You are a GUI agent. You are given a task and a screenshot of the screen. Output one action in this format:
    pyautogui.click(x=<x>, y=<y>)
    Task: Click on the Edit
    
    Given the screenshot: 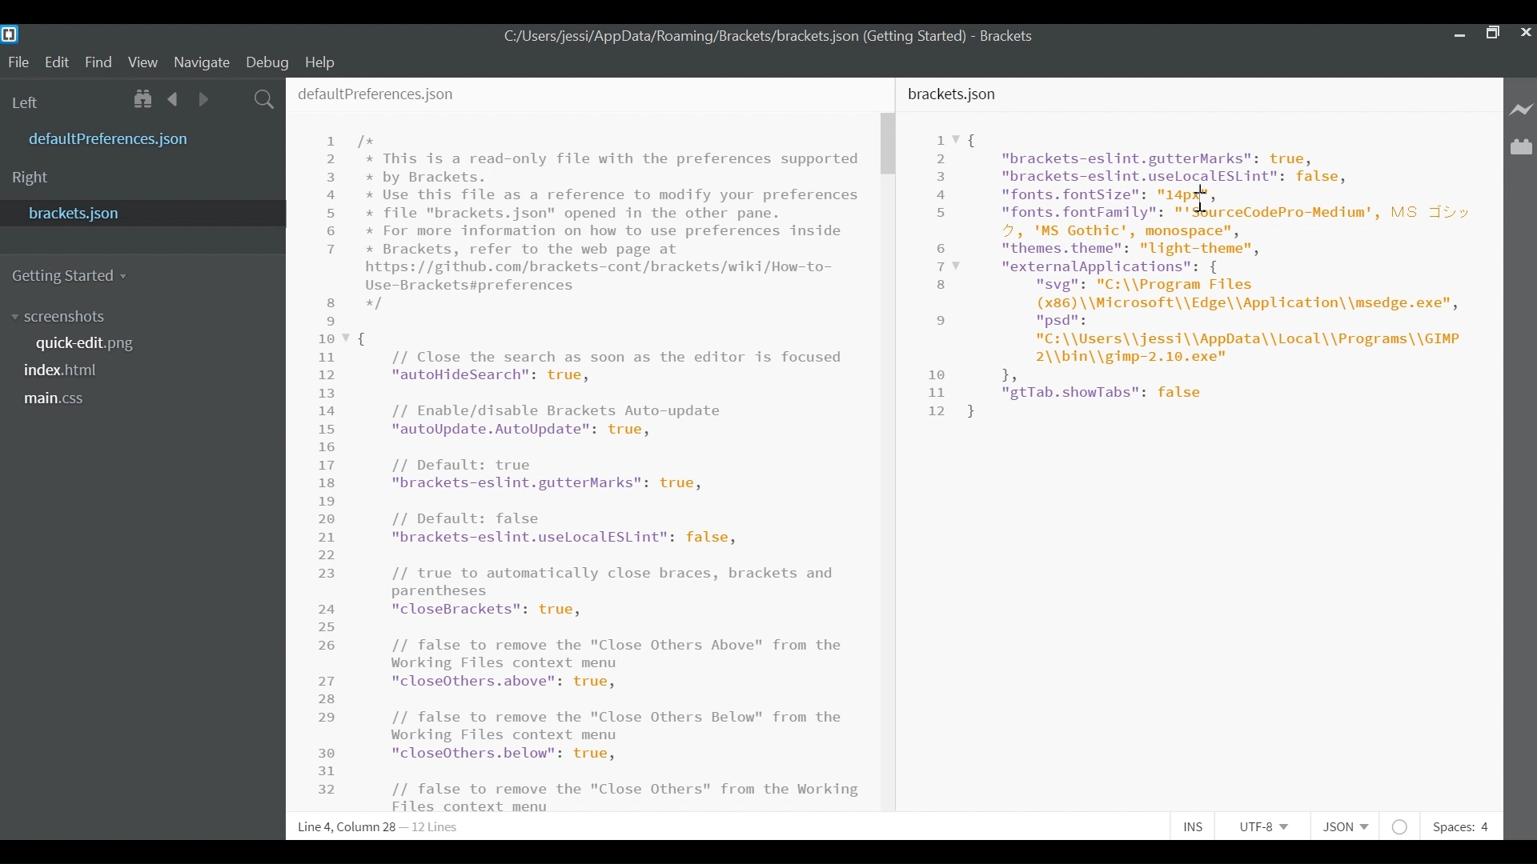 What is the action you would take?
    pyautogui.click(x=59, y=62)
    